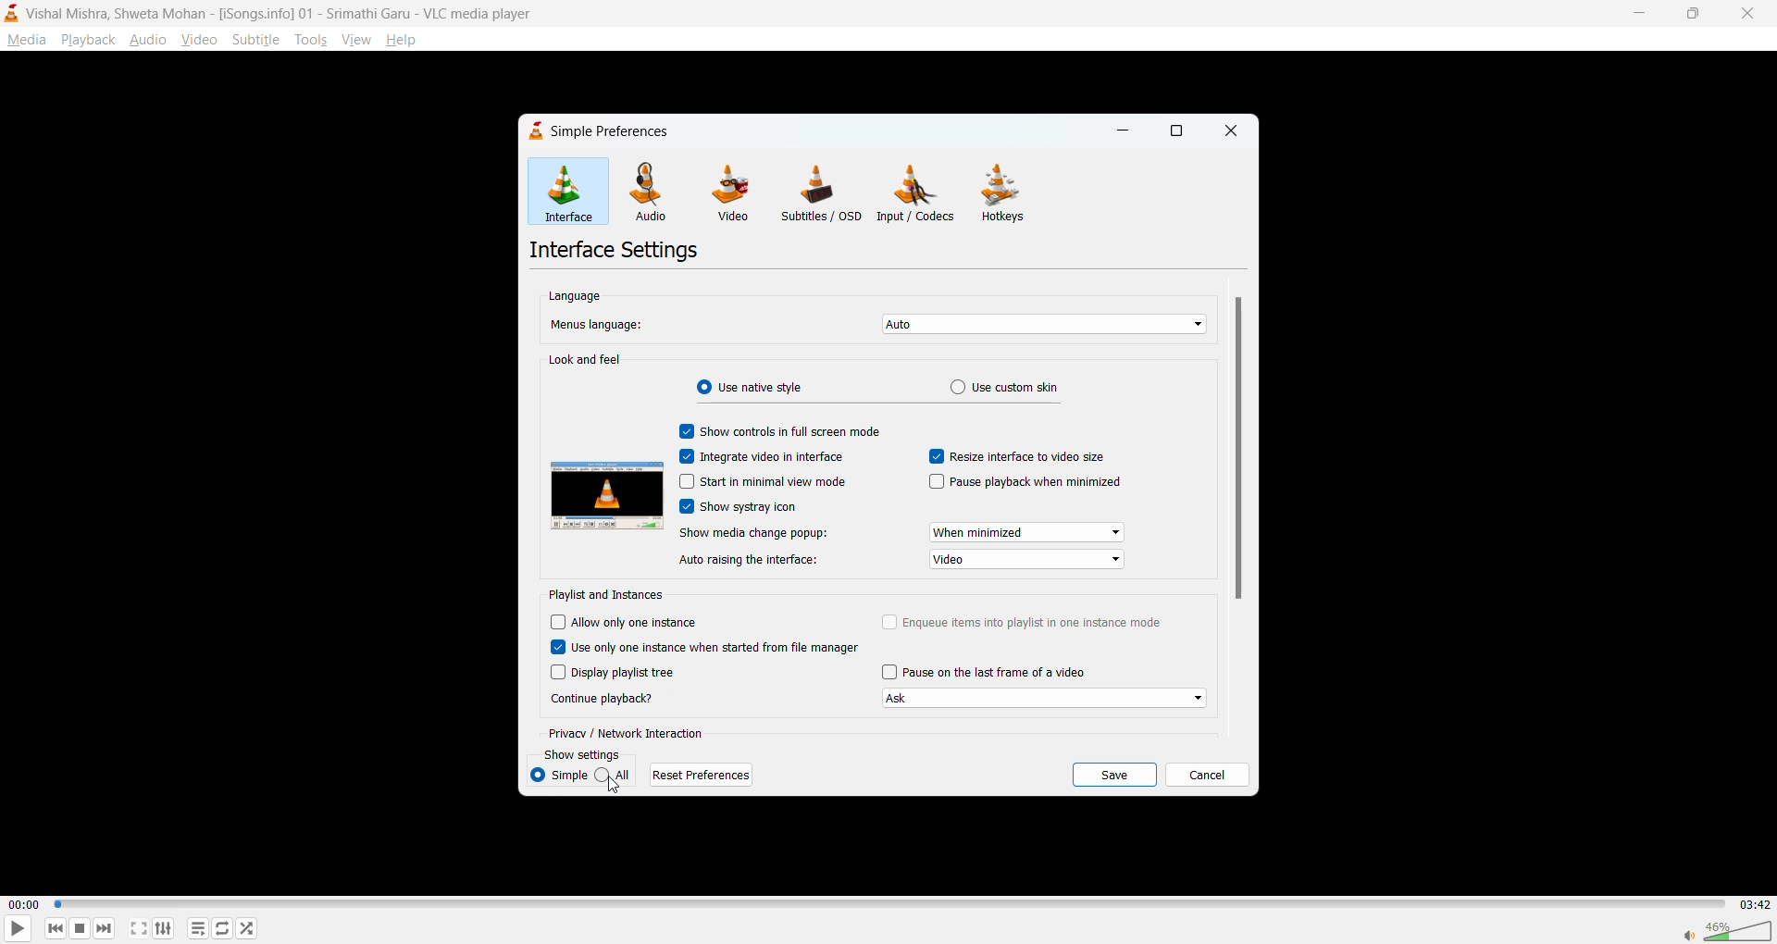 The height and width of the screenshot is (944, 1777). I want to click on video, so click(736, 193).